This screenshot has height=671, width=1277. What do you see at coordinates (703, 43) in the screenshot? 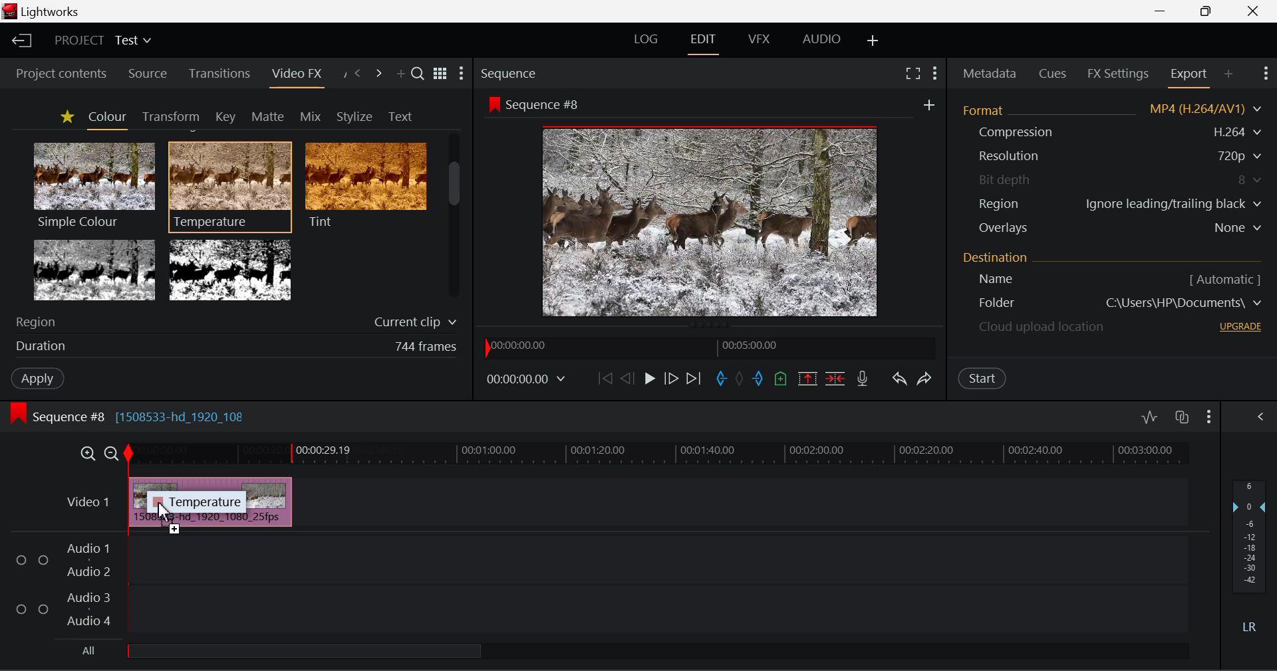
I see `EDIT Layout` at bounding box center [703, 43].